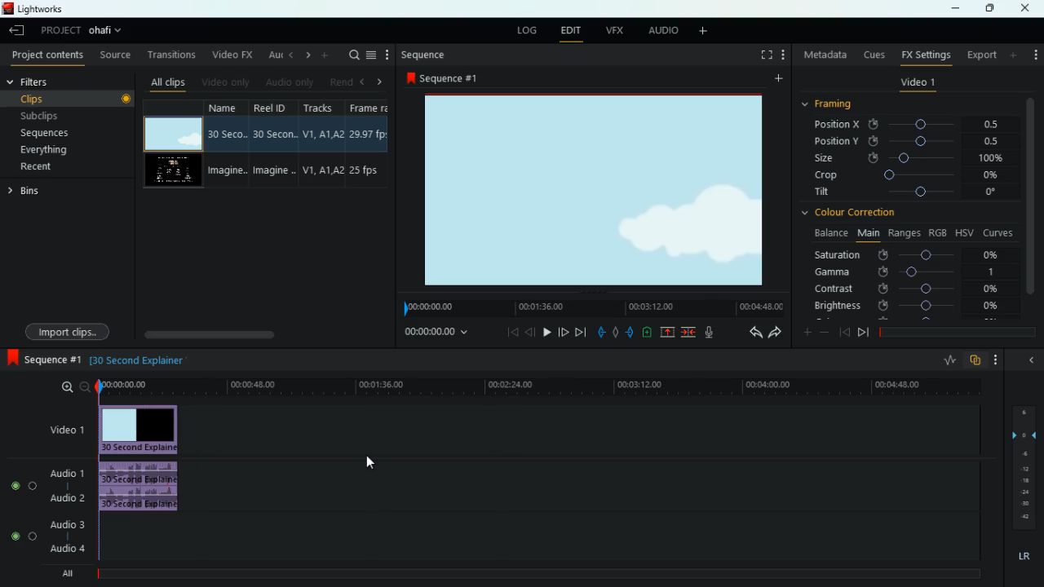 The height and width of the screenshot is (587, 1044). What do you see at coordinates (229, 134) in the screenshot?
I see `30 Seco..` at bounding box center [229, 134].